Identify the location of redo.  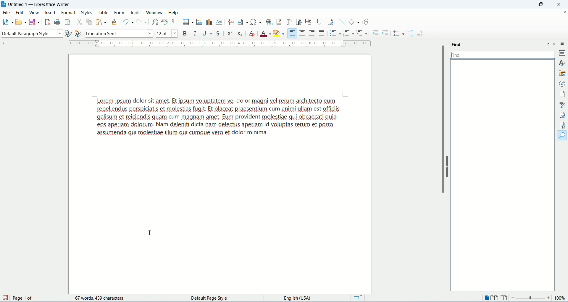
(141, 22).